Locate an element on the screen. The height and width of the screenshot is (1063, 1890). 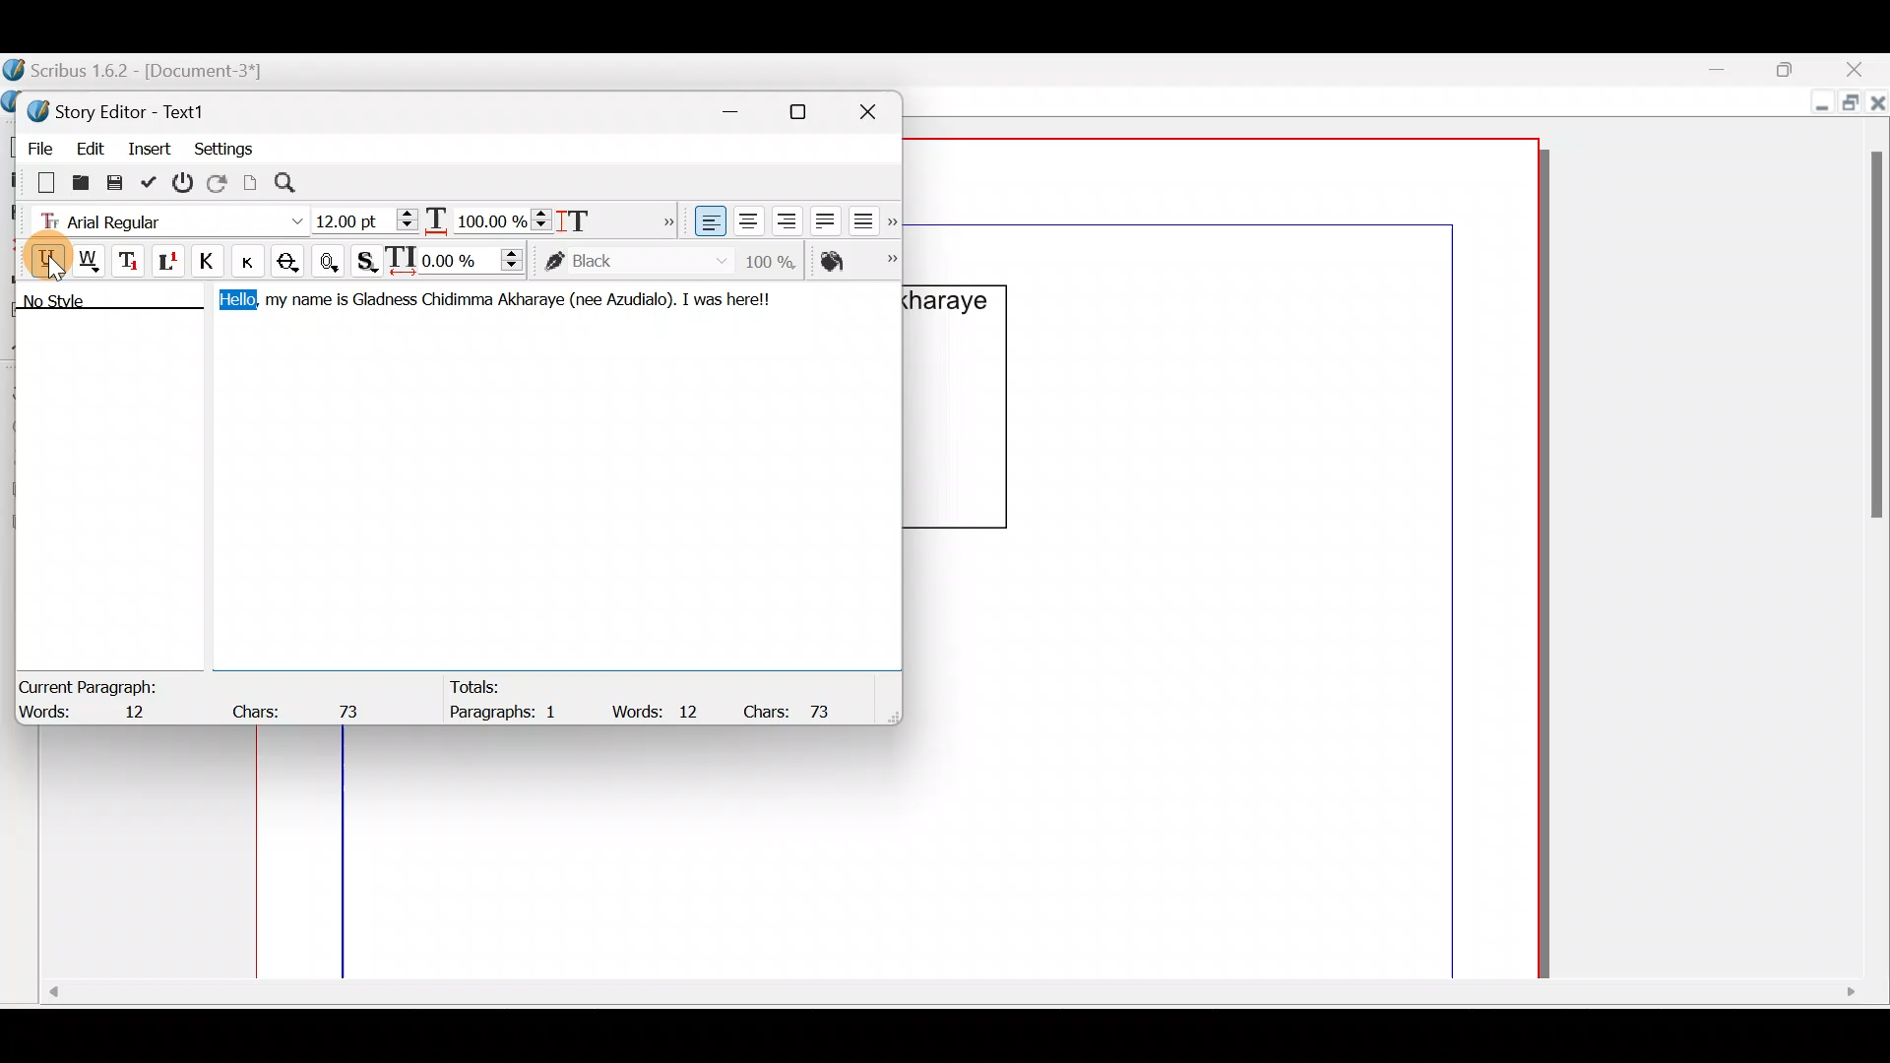
color of text stroke is located at coordinates (636, 262).